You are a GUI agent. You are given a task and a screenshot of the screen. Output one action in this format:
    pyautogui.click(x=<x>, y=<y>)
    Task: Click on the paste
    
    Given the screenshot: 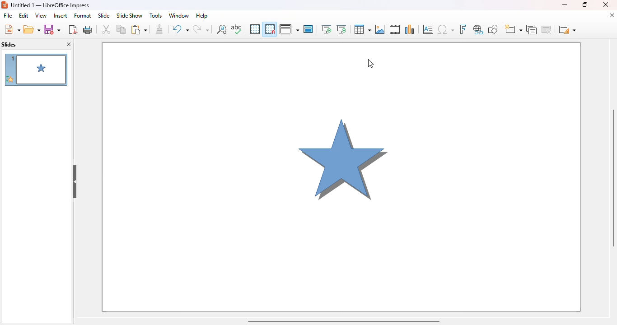 What is the action you would take?
    pyautogui.click(x=139, y=29)
    